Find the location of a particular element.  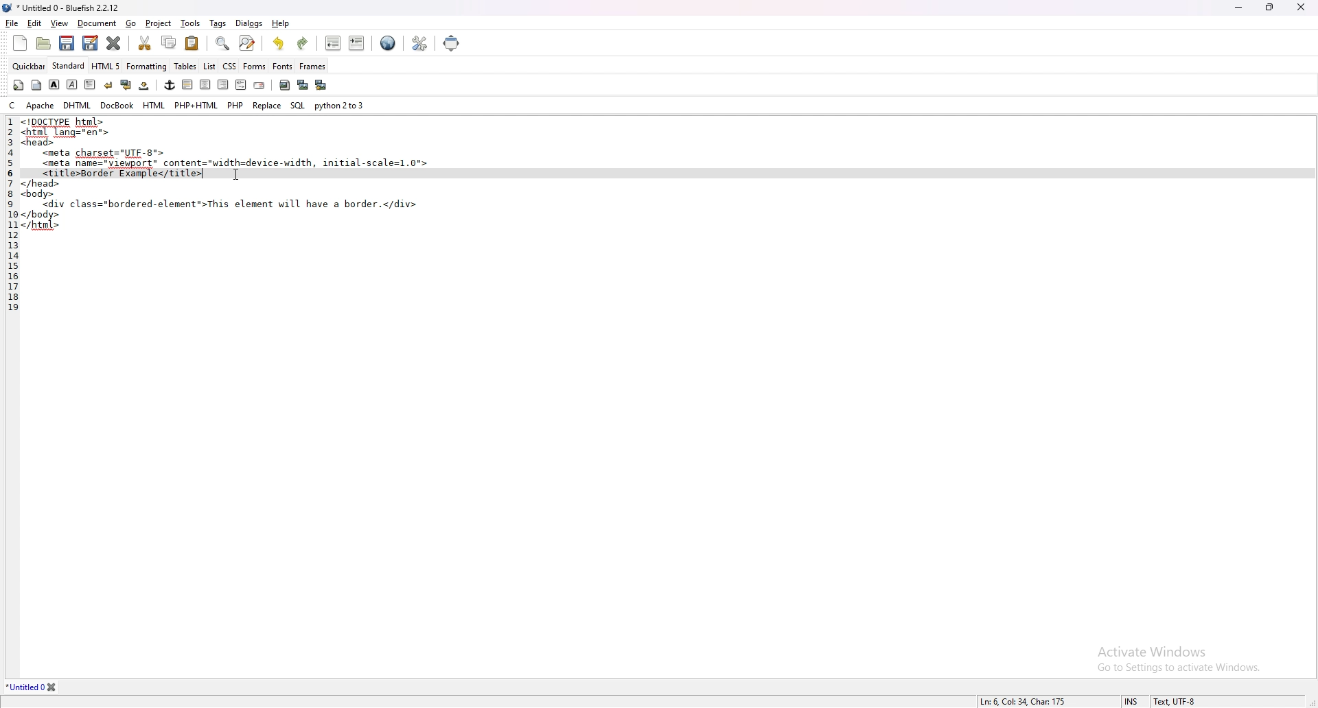

document is located at coordinates (97, 24).